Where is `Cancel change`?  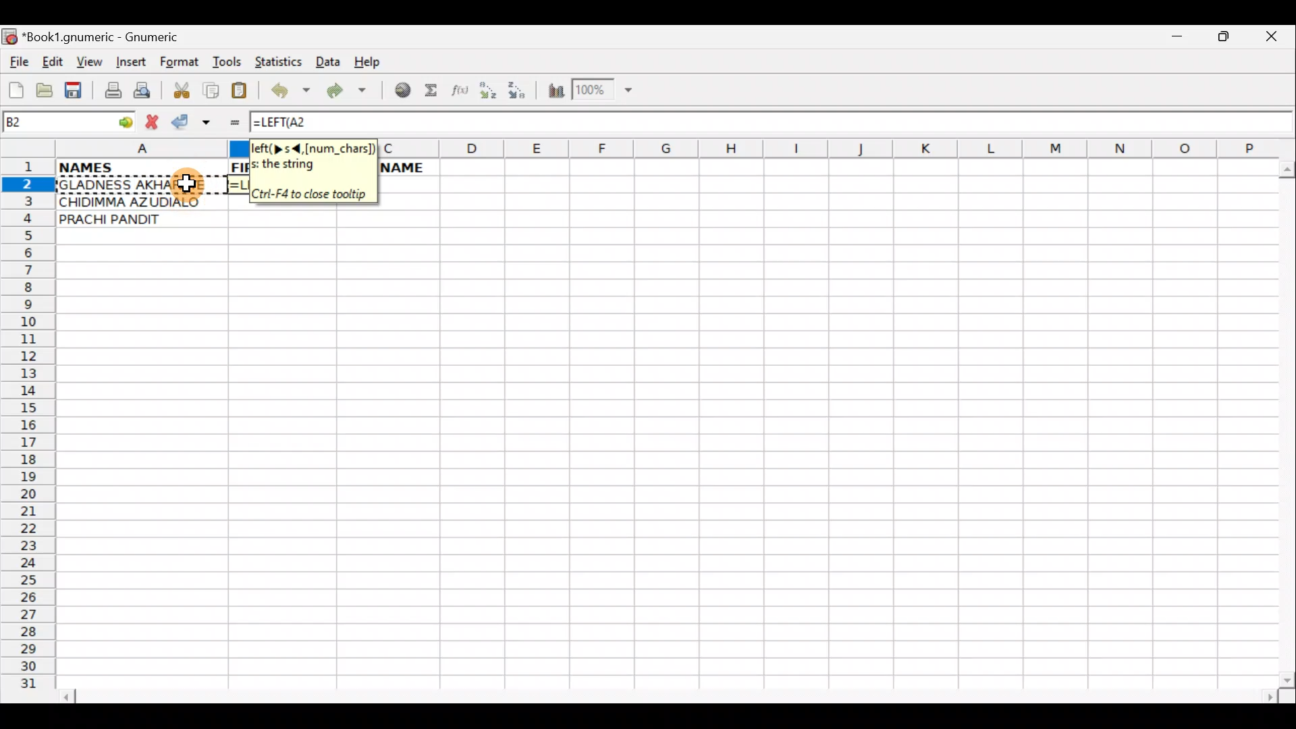
Cancel change is located at coordinates (155, 119).